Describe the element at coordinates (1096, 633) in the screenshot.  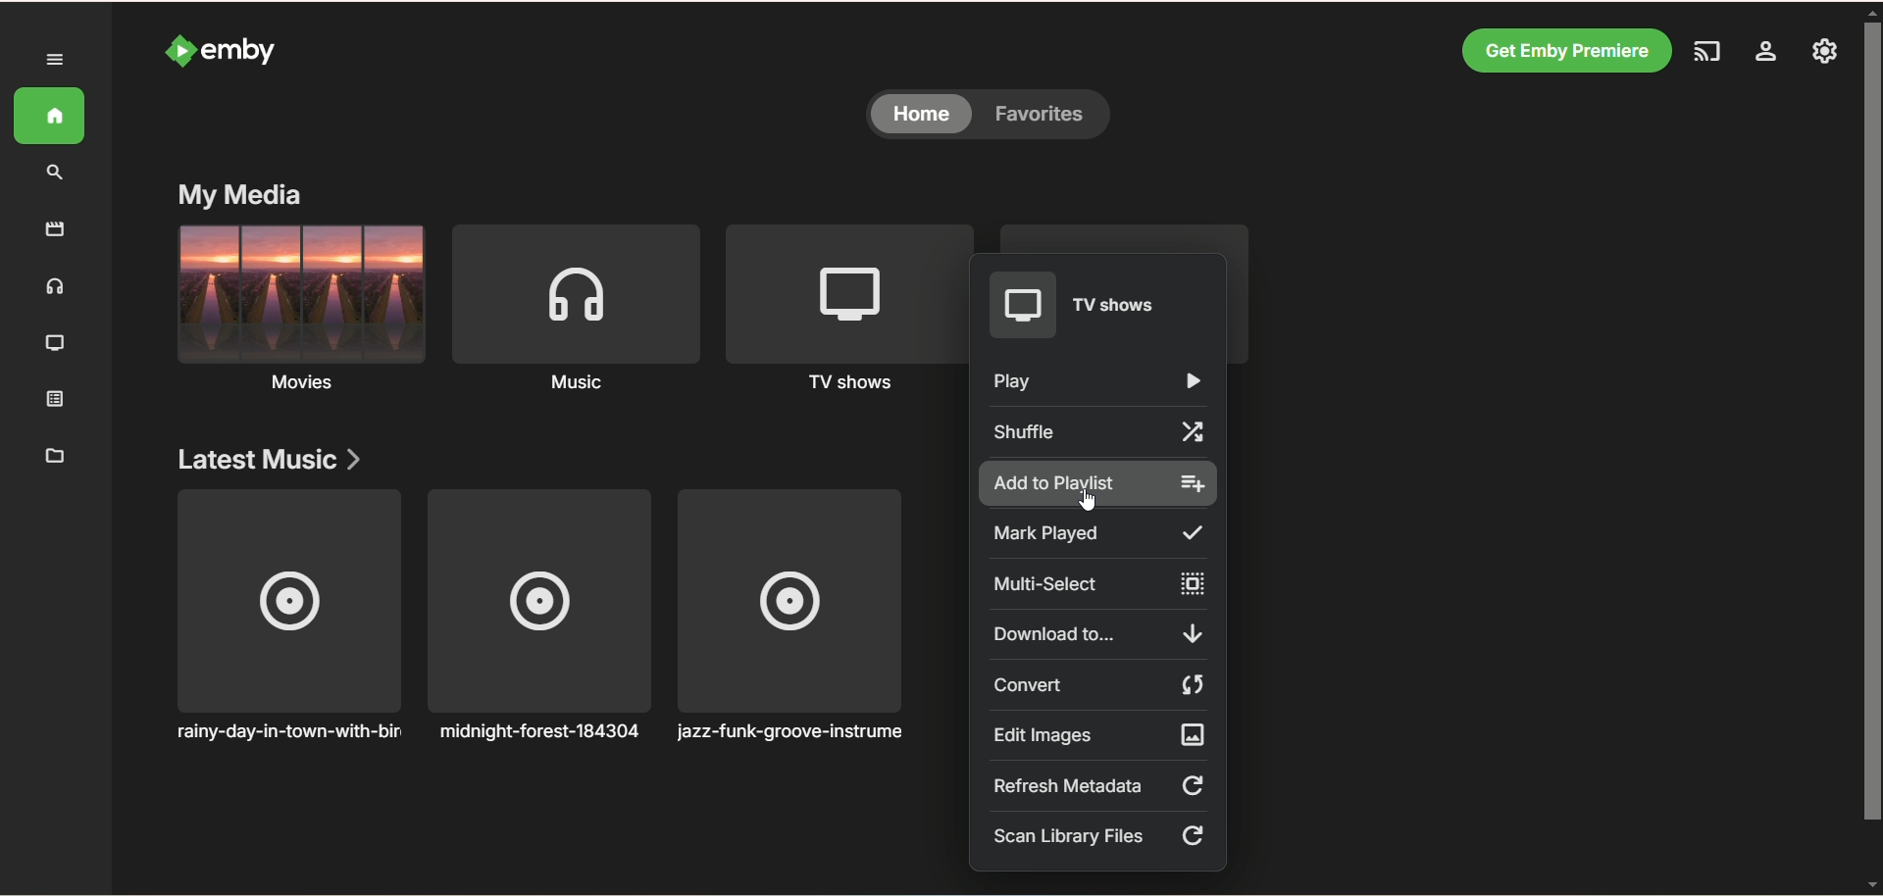
I see `download to` at that location.